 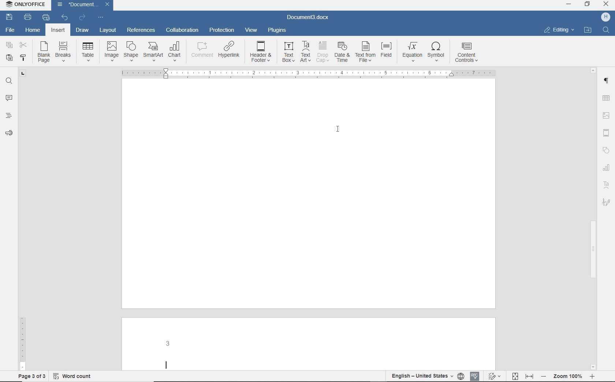 I want to click on TABLE, so click(x=607, y=98).